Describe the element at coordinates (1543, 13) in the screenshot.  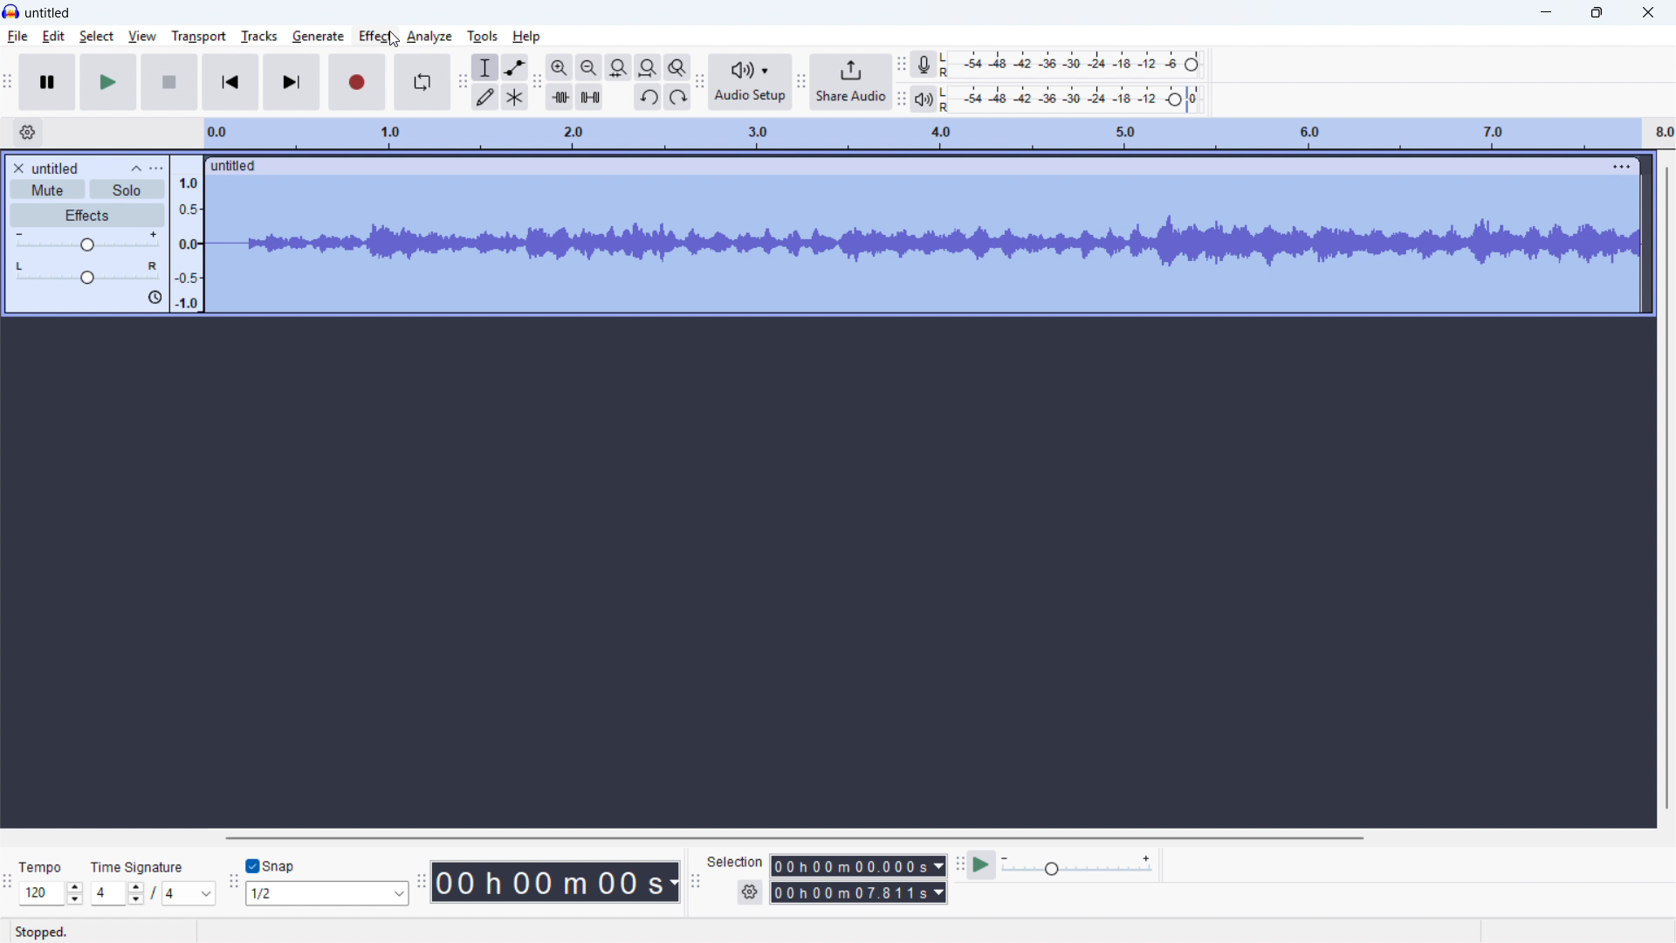
I see `minimise ` at that location.